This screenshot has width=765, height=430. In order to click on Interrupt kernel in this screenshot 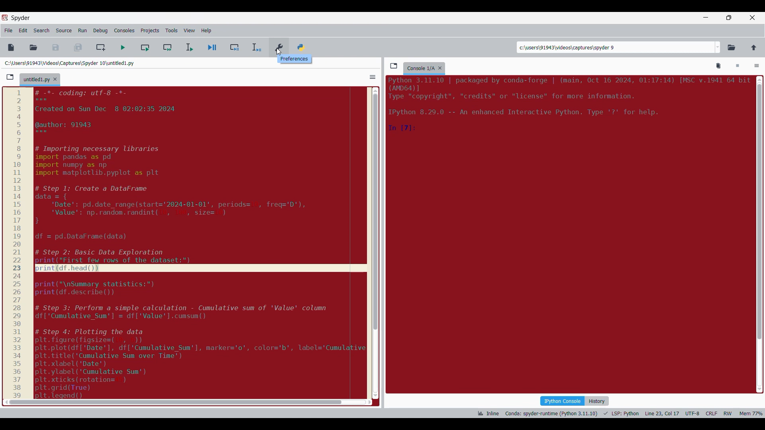, I will do `click(738, 66)`.